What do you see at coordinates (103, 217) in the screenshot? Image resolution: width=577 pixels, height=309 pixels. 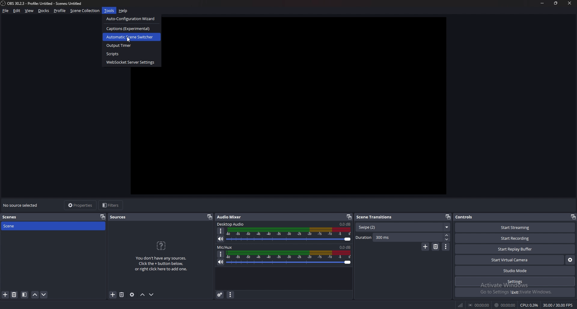 I see `pop out` at bounding box center [103, 217].